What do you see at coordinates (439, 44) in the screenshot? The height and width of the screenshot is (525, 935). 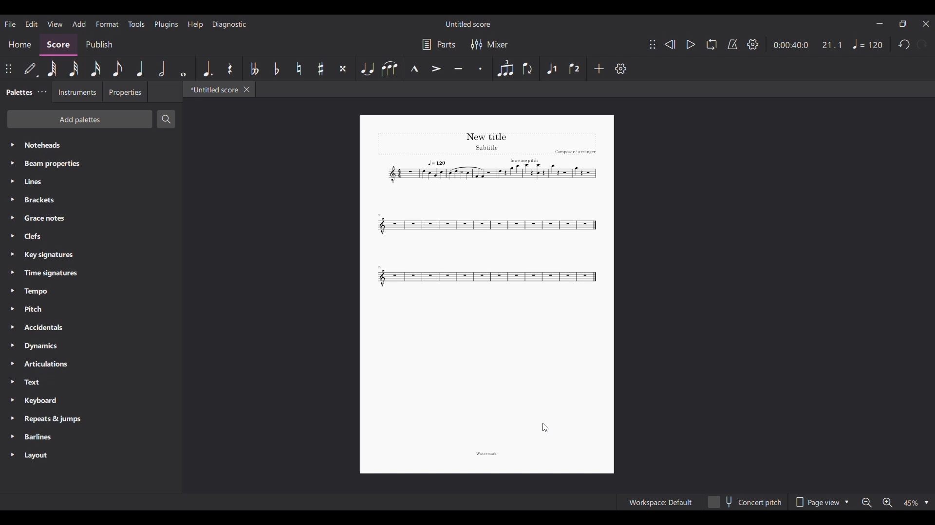 I see `Parts settings` at bounding box center [439, 44].